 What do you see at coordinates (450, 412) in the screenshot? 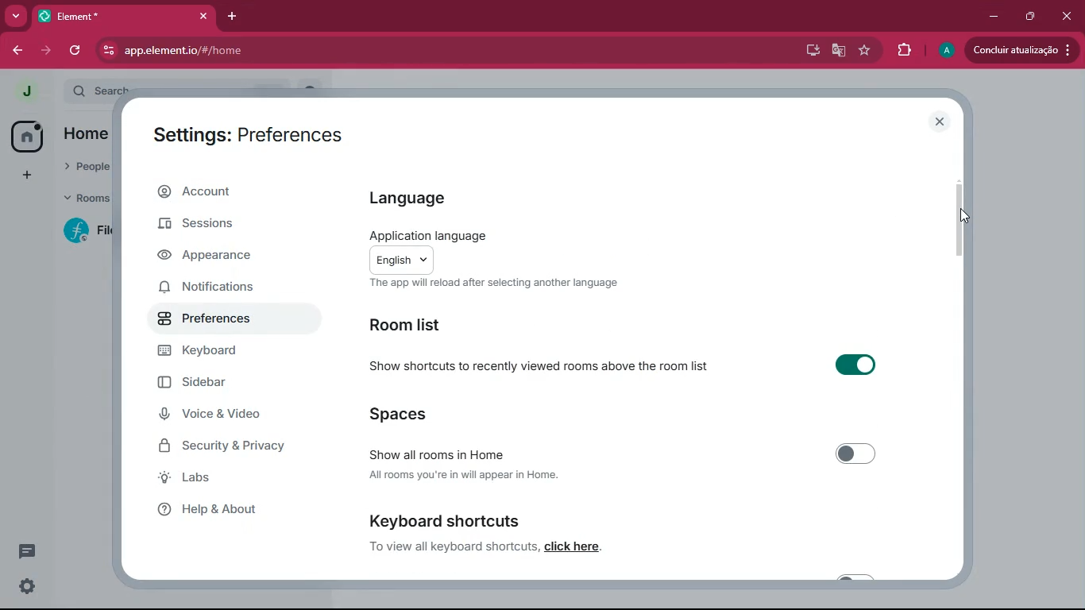
I see `spaces` at bounding box center [450, 412].